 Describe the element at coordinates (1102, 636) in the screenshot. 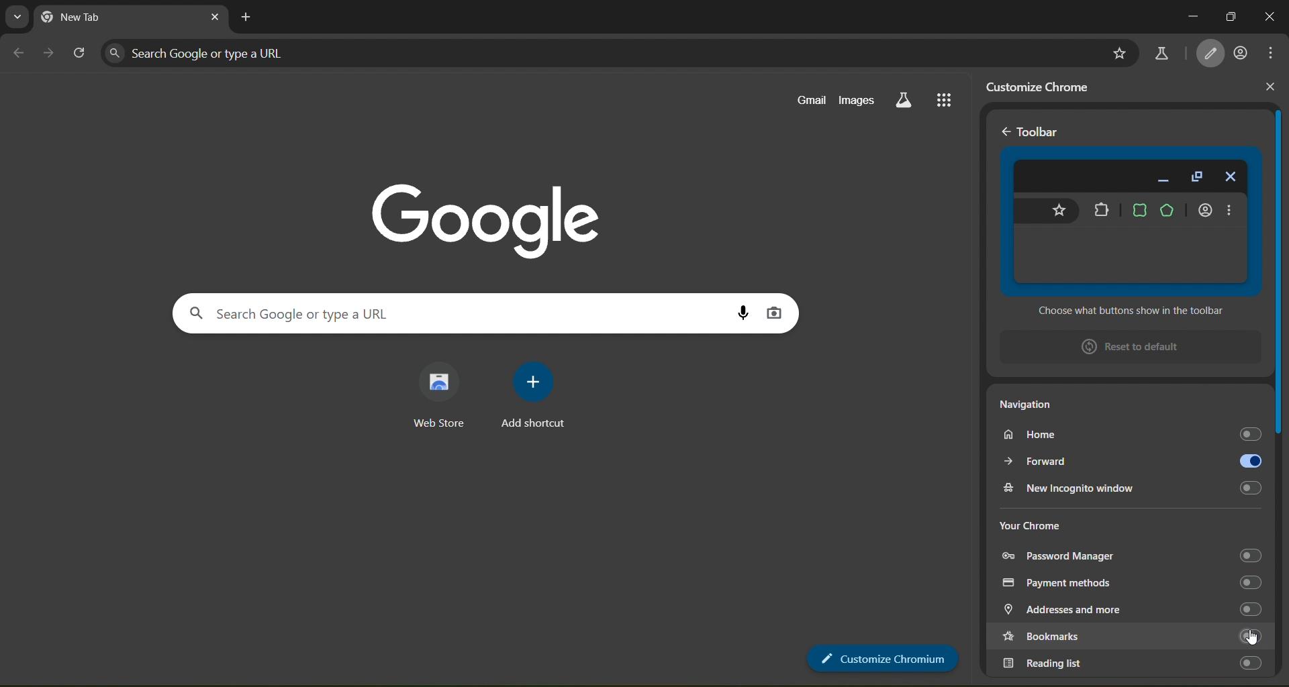

I see `bookmarks` at that location.